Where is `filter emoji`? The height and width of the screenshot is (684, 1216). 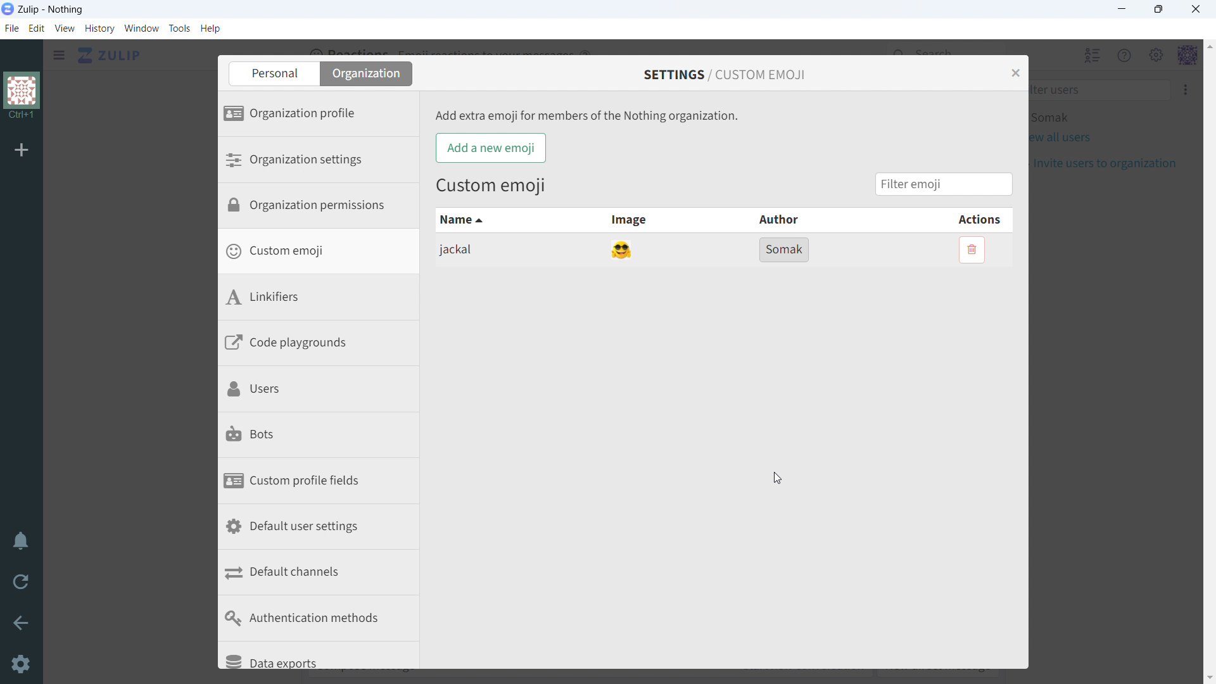 filter emoji is located at coordinates (950, 183).